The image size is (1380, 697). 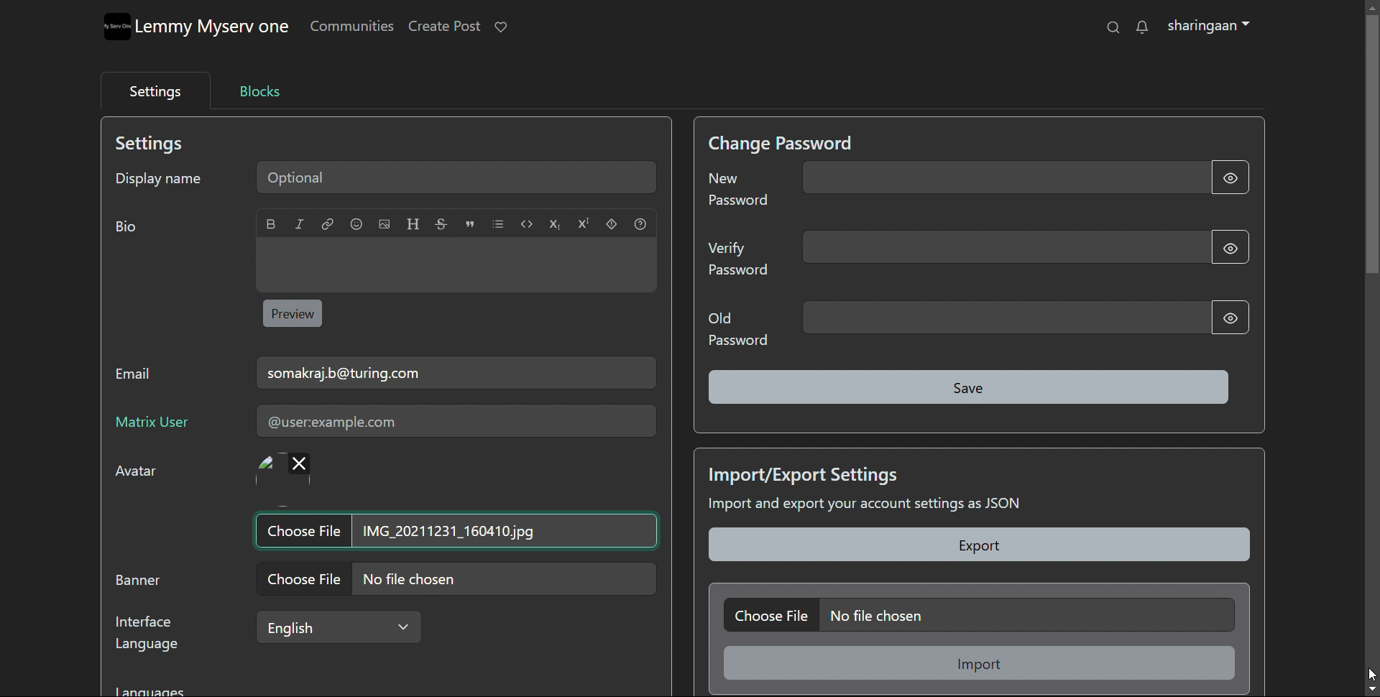 I want to click on preview, so click(x=293, y=313).